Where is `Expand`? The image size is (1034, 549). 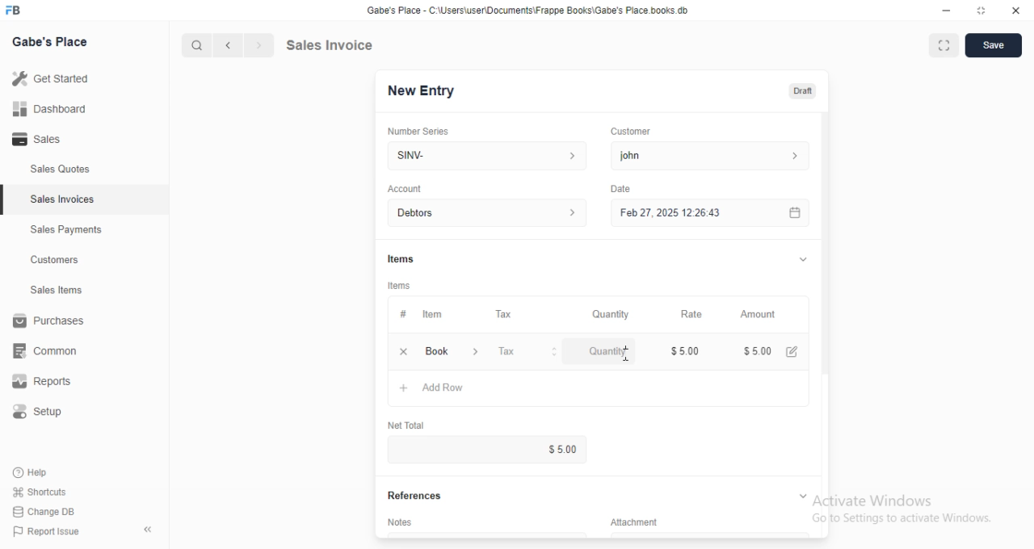 Expand is located at coordinates (944, 45).